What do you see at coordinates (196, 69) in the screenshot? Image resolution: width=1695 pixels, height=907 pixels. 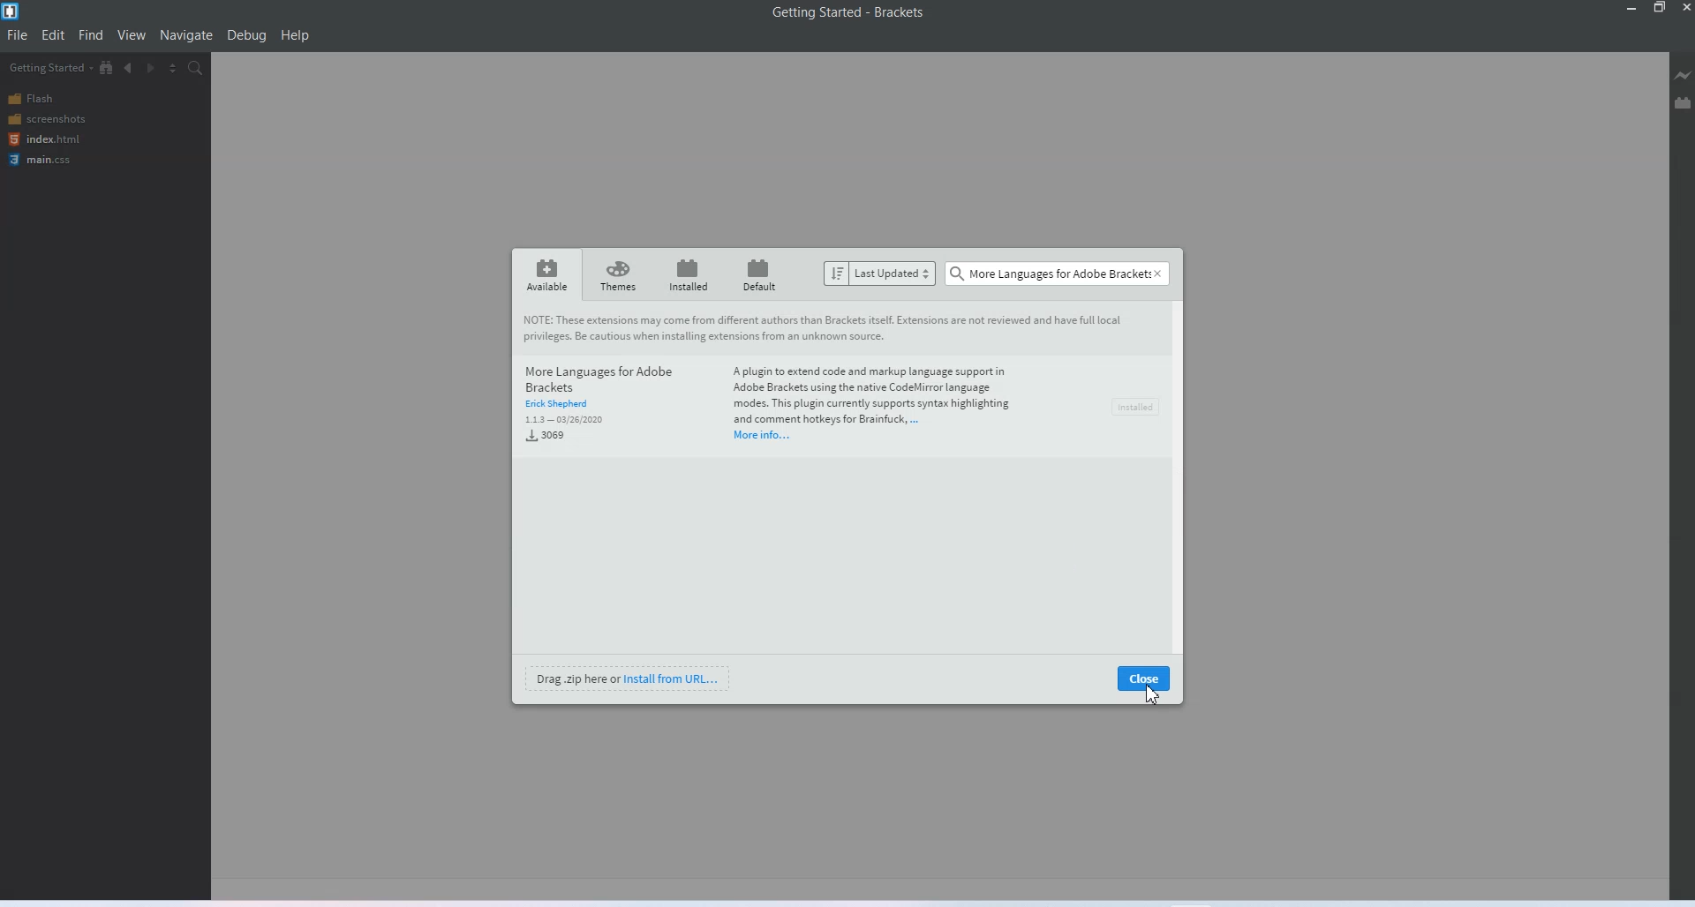 I see `Find in files` at bounding box center [196, 69].